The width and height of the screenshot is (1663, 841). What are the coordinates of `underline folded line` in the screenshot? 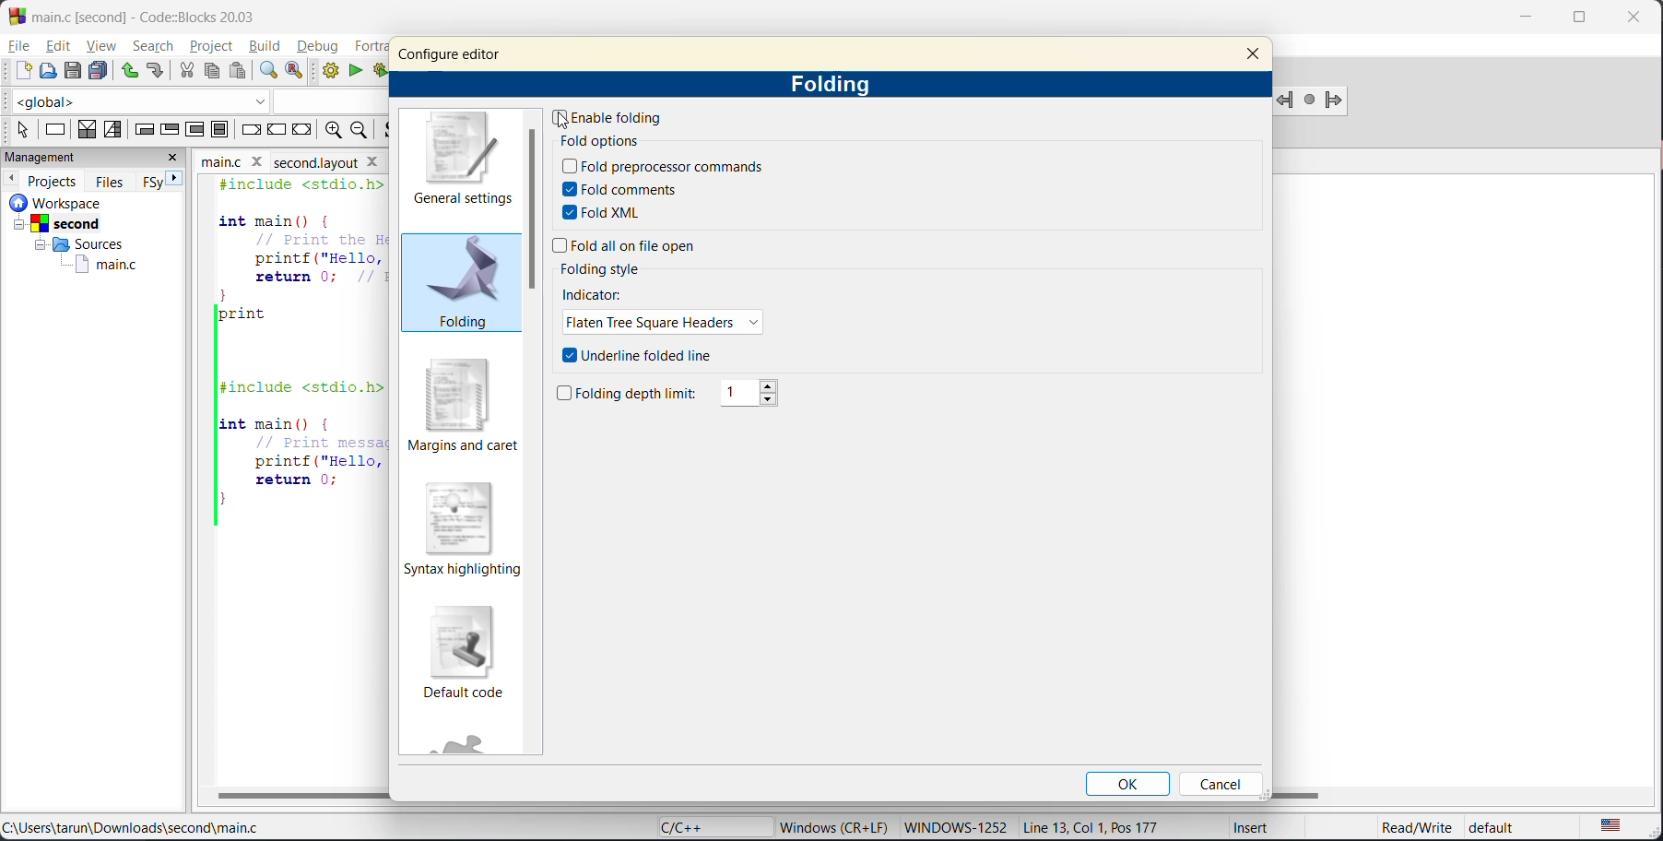 It's located at (641, 355).